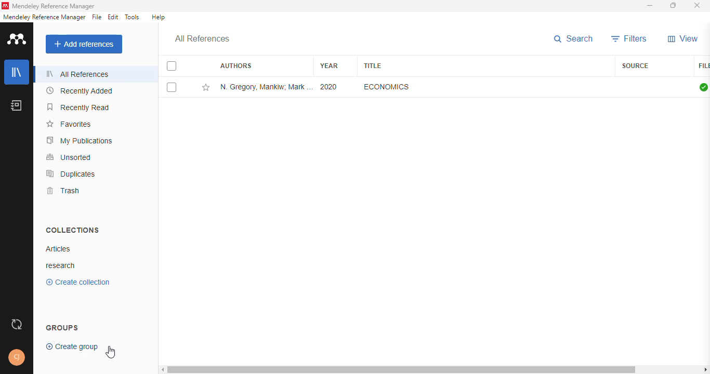 Image resolution: width=710 pixels, height=374 pixels. I want to click on select, so click(172, 66).